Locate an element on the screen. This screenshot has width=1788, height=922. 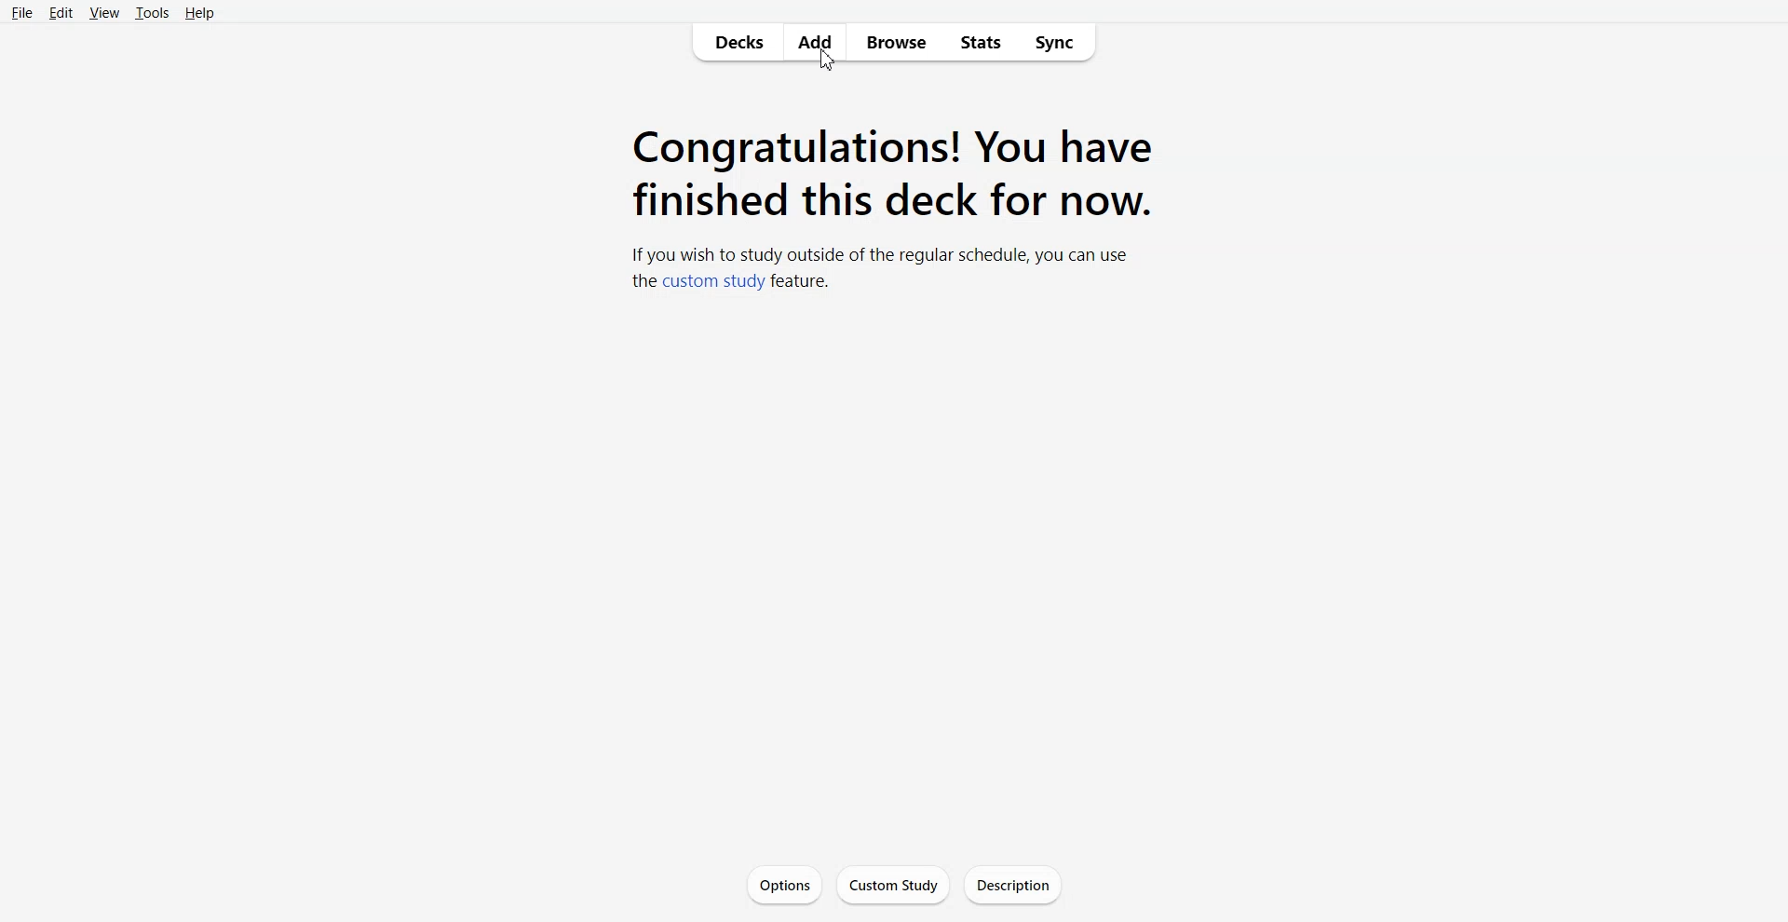
feature is located at coordinates (809, 280).